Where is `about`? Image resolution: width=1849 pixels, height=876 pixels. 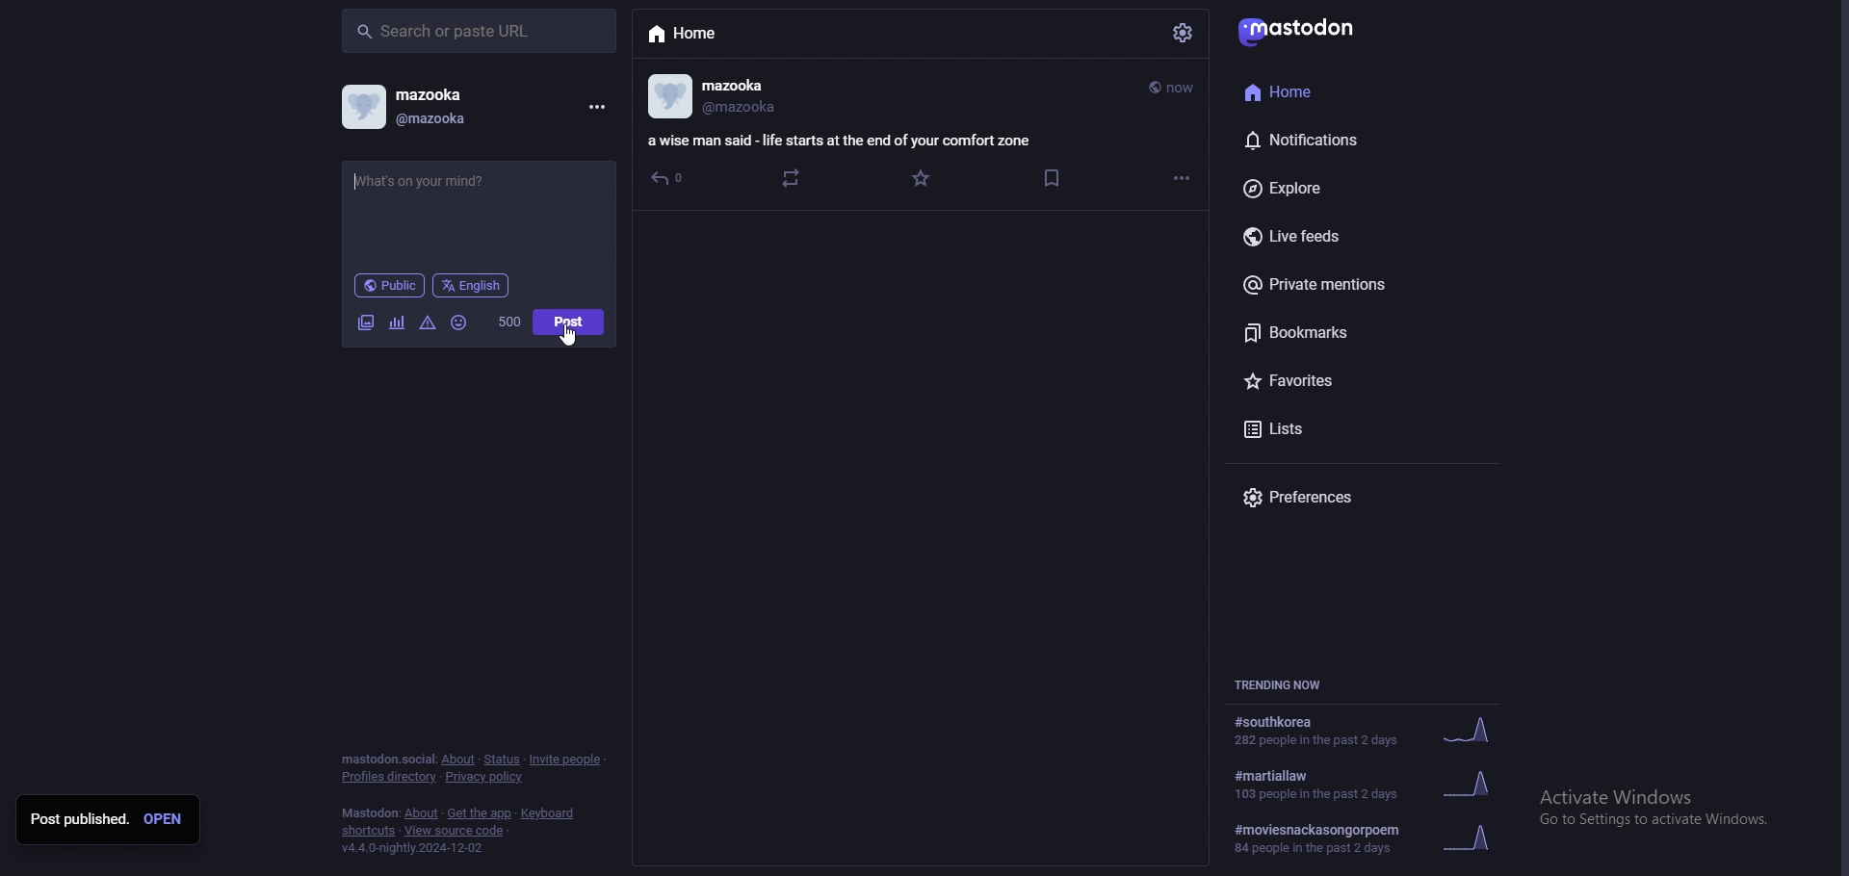 about is located at coordinates (422, 813).